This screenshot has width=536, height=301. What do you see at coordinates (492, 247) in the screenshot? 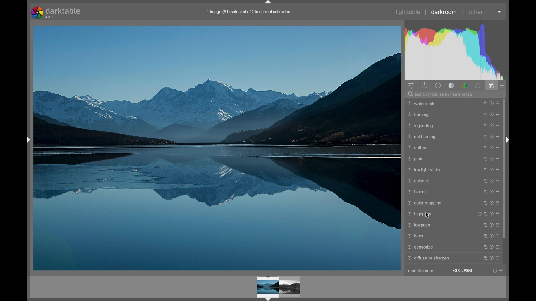
I see `more options` at bounding box center [492, 247].